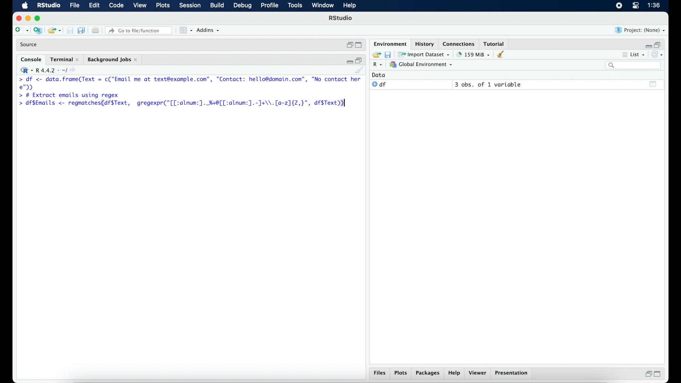  Describe the element at coordinates (294, 6) in the screenshot. I see `tools` at that location.